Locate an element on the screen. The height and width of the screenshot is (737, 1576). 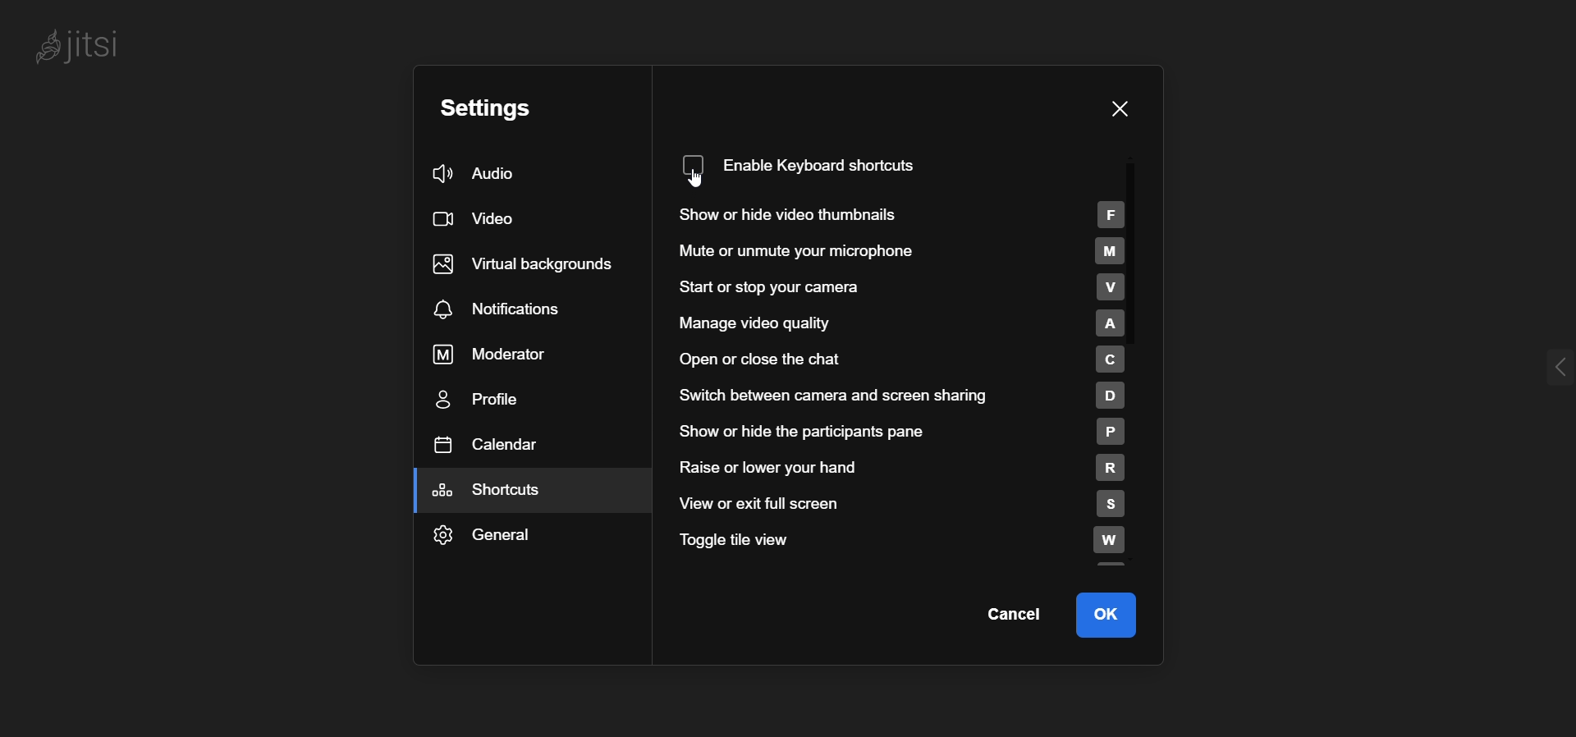
show or hide thumbnails is located at coordinates (906, 213).